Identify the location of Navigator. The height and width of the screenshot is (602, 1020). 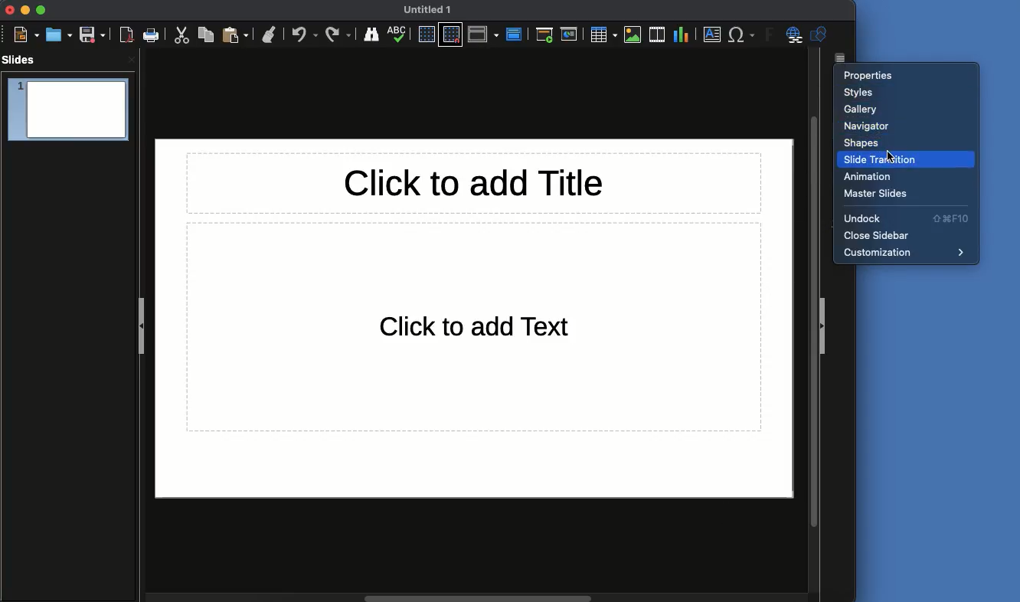
(868, 126).